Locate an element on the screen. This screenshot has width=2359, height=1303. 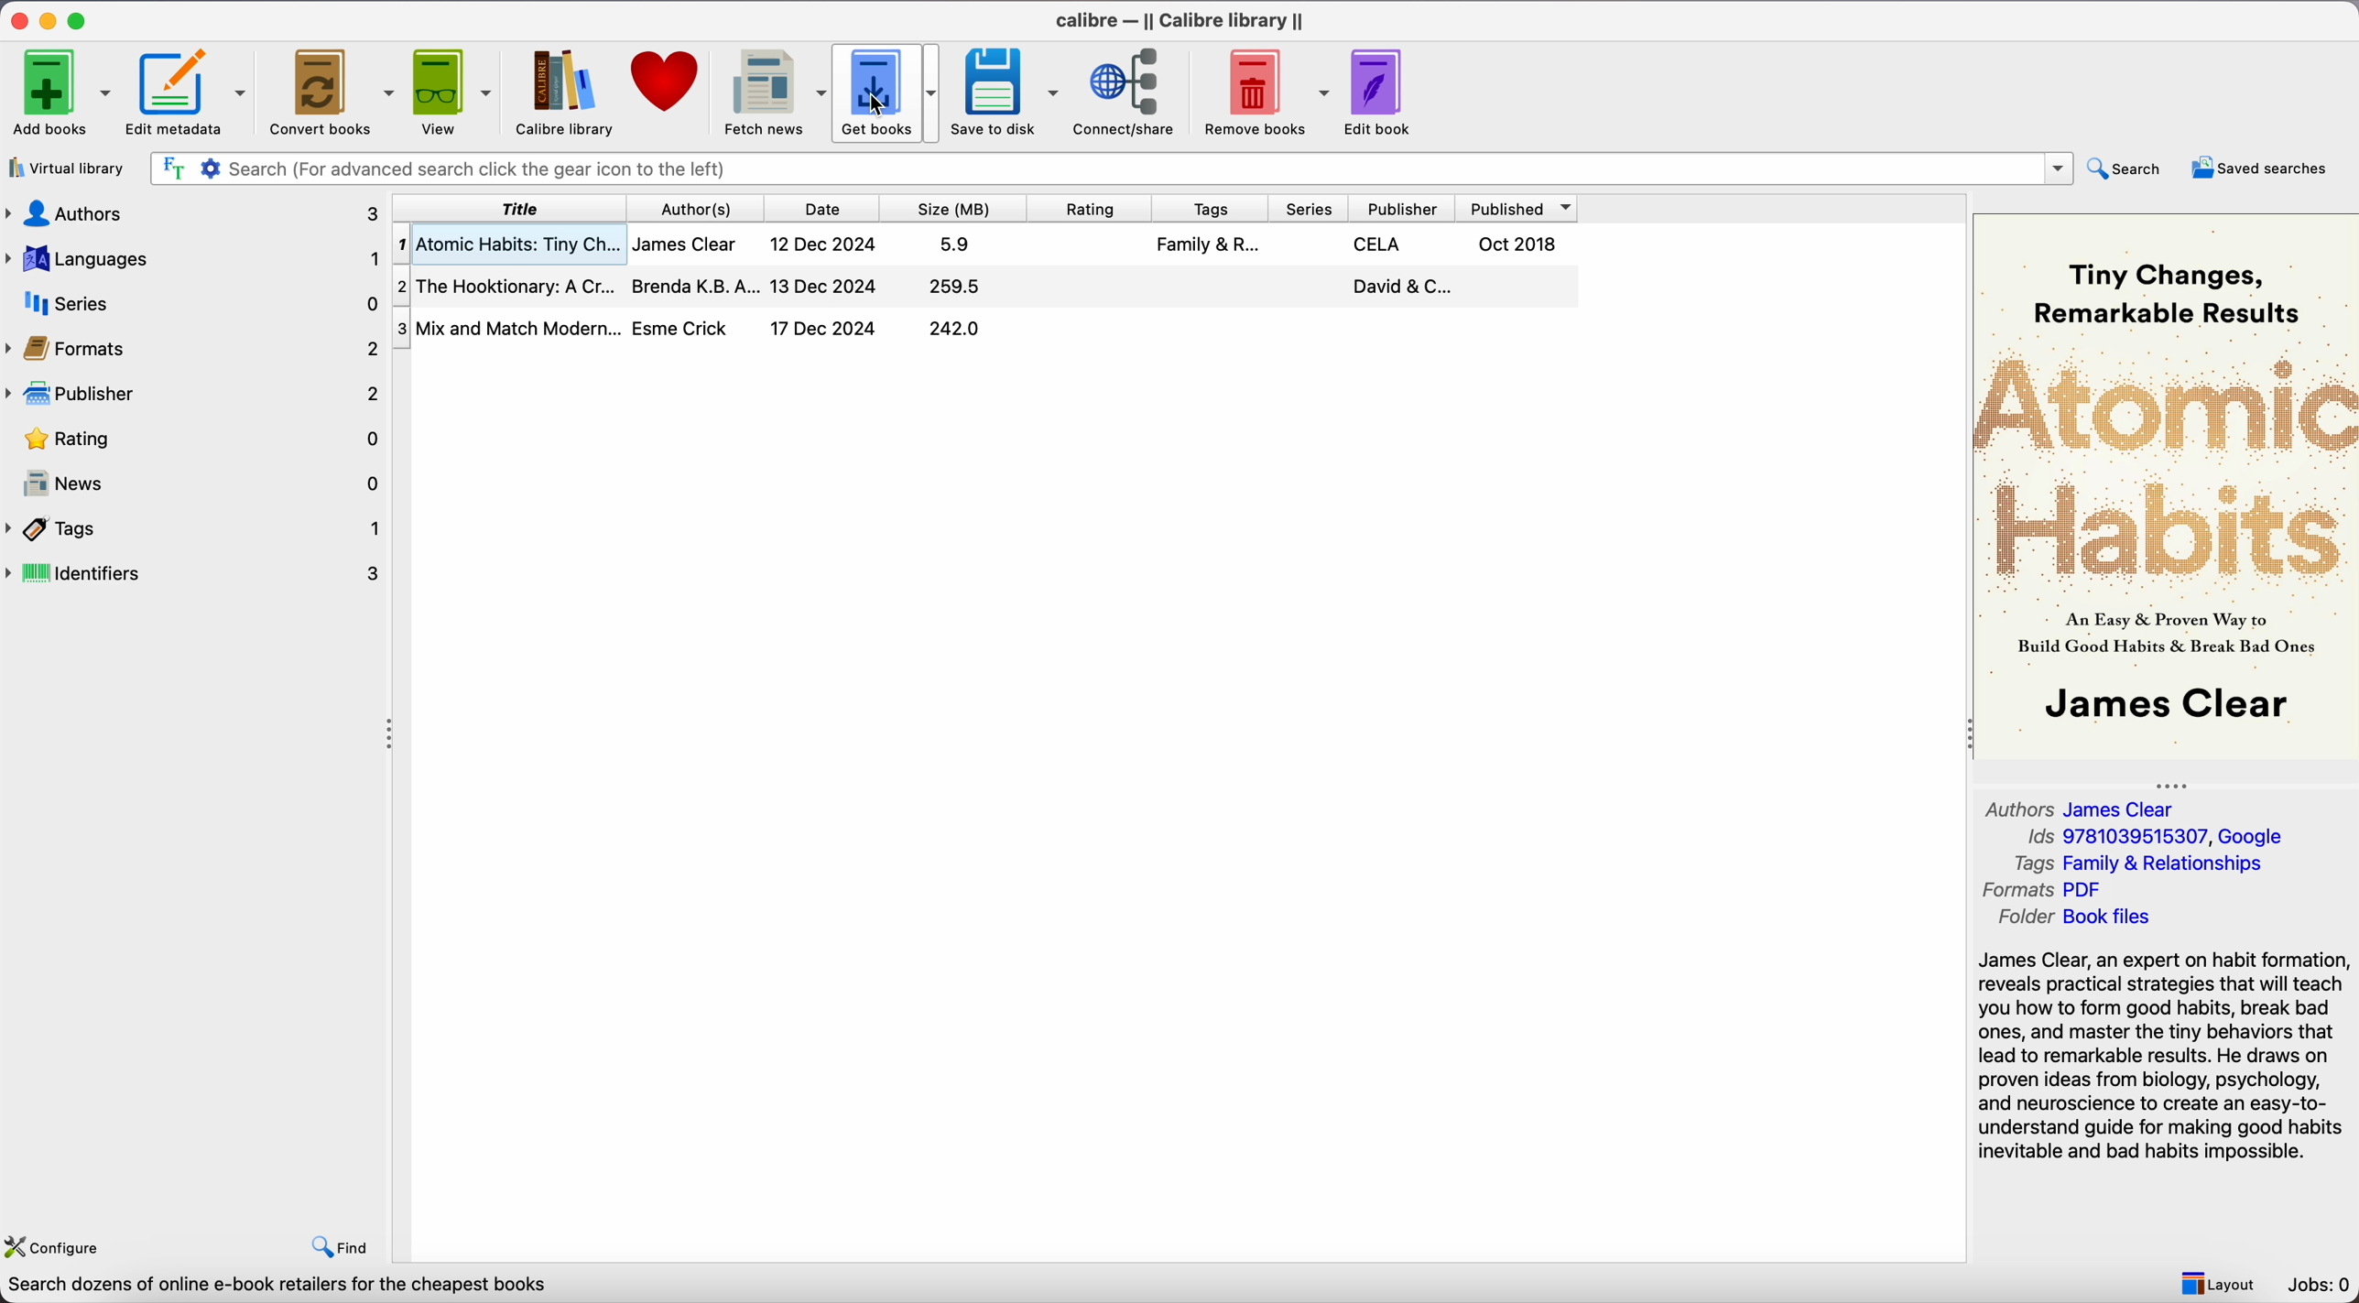
find is located at coordinates (345, 1249).